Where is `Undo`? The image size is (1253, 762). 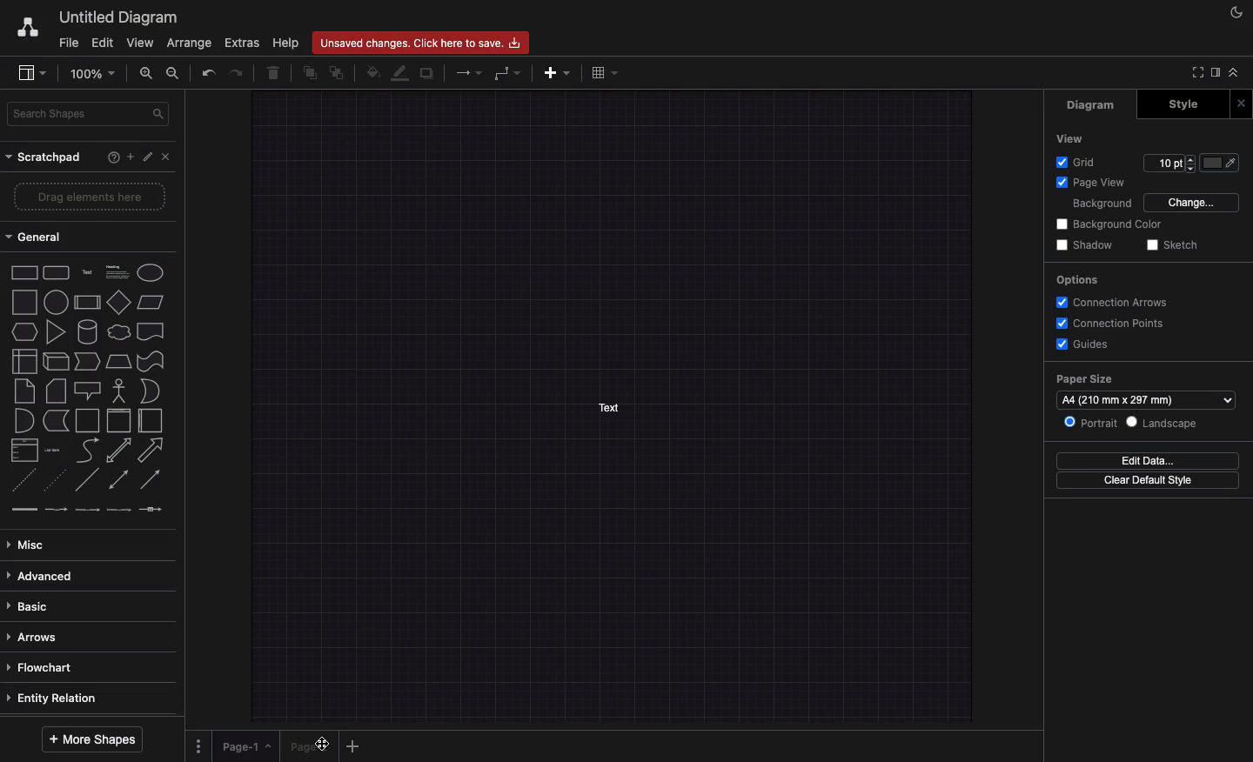 Undo is located at coordinates (210, 72).